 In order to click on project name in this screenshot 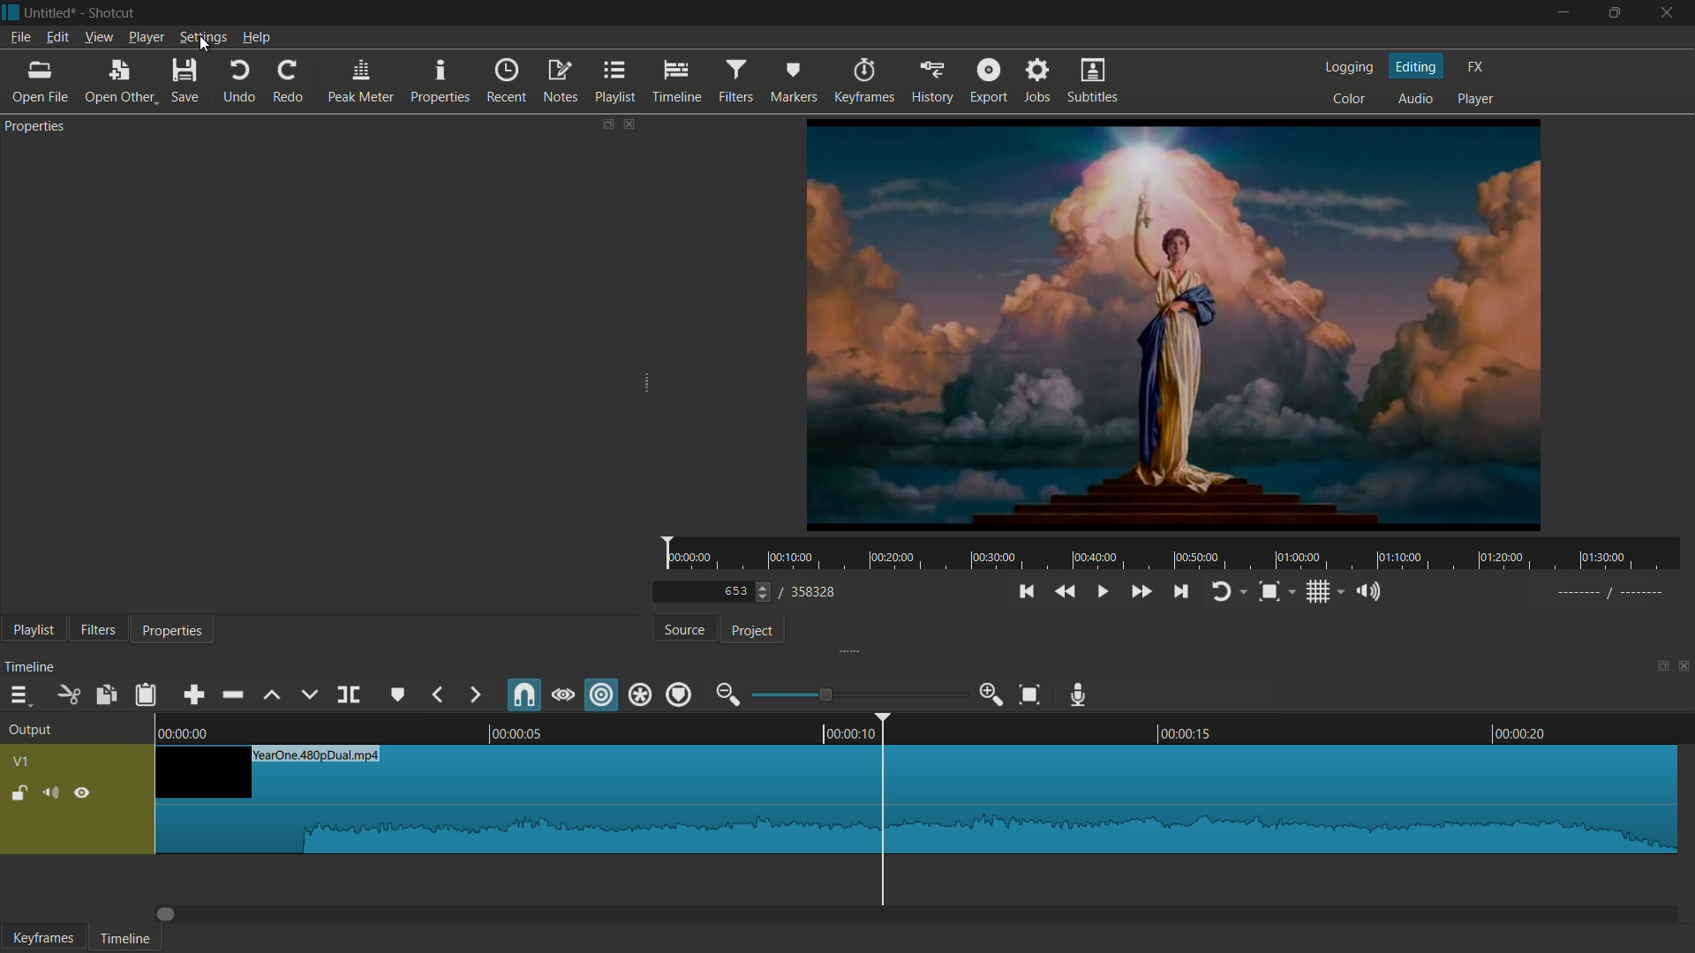, I will do `click(49, 13)`.